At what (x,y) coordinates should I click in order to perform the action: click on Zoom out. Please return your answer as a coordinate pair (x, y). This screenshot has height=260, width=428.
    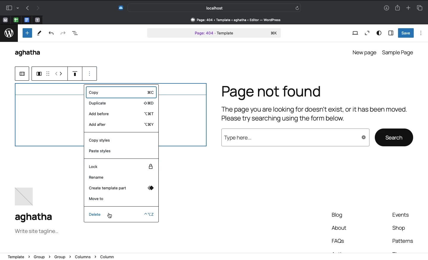
    Looking at the image, I should click on (366, 33).